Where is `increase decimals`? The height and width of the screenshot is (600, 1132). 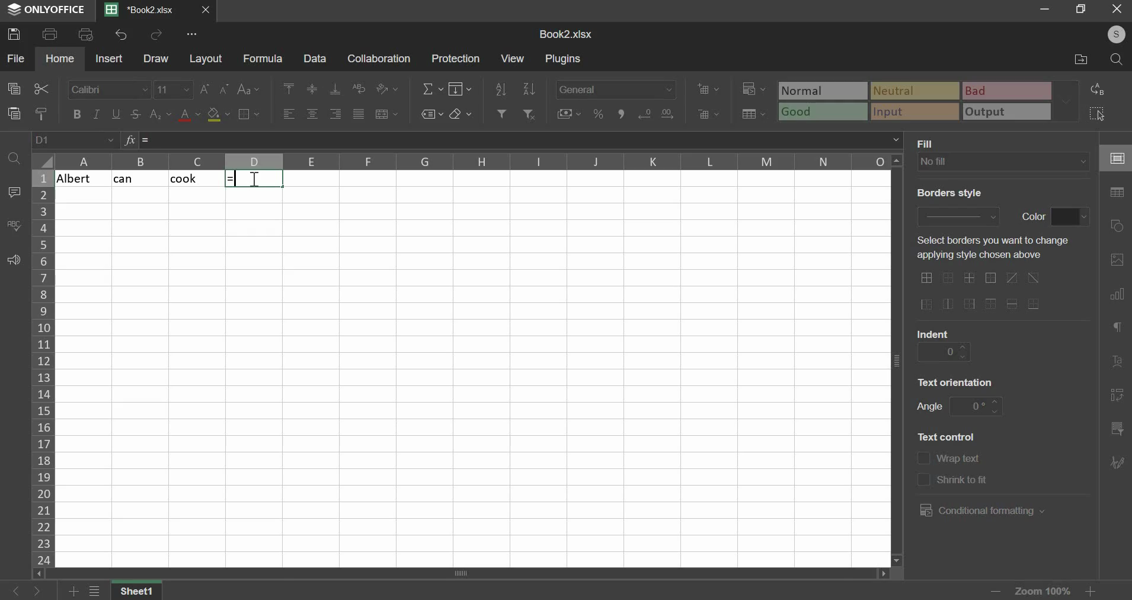
increase decimals is located at coordinates (645, 112).